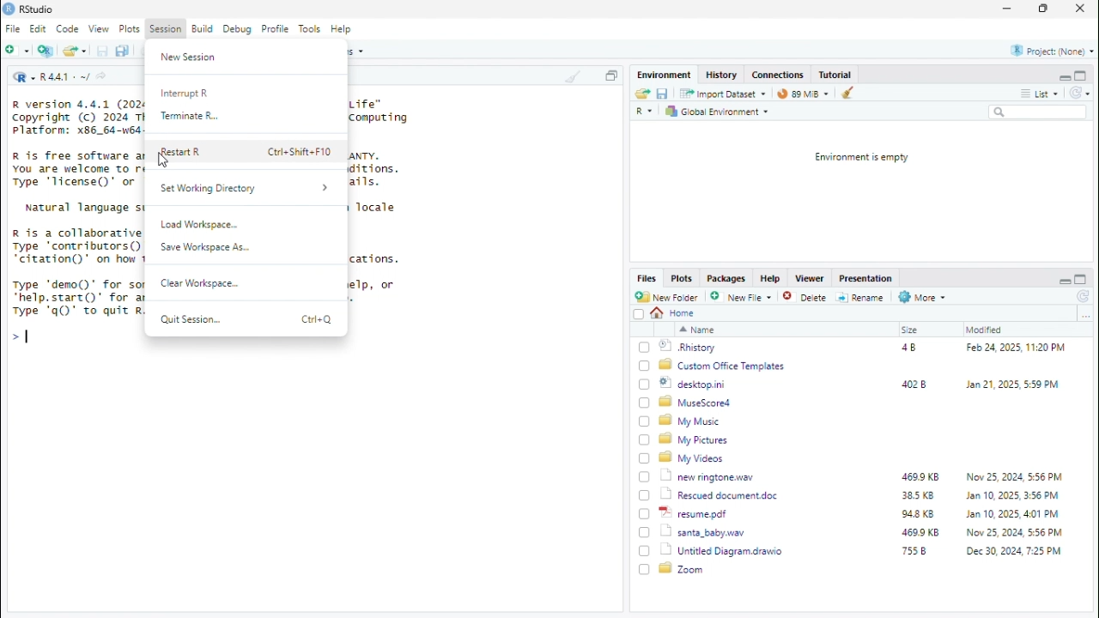 The height and width of the screenshot is (618, 1099). What do you see at coordinates (862, 384) in the screenshot?
I see `desktop.ini 402B Jan 21, 2025, 5:59 PM` at bounding box center [862, 384].